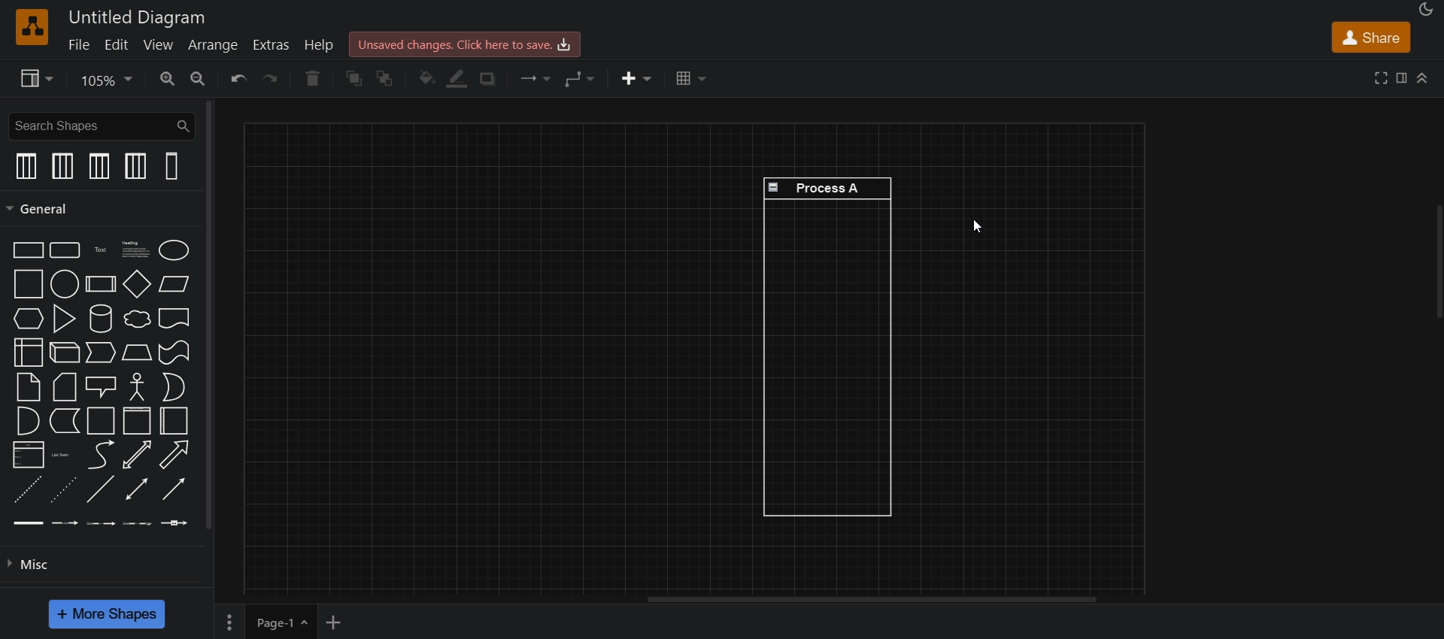 This screenshot has width=1444, height=639. What do you see at coordinates (174, 455) in the screenshot?
I see `arrow` at bounding box center [174, 455].